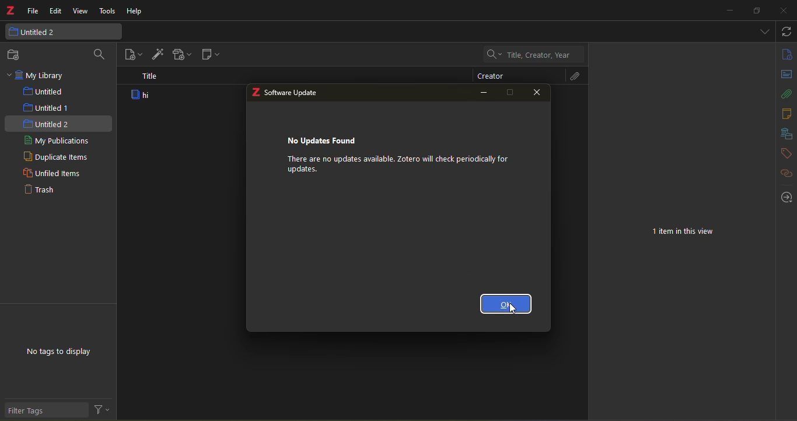  What do you see at coordinates (16, 55) in the screenshot?
I see `new collection` at bounding box center [16, 55].